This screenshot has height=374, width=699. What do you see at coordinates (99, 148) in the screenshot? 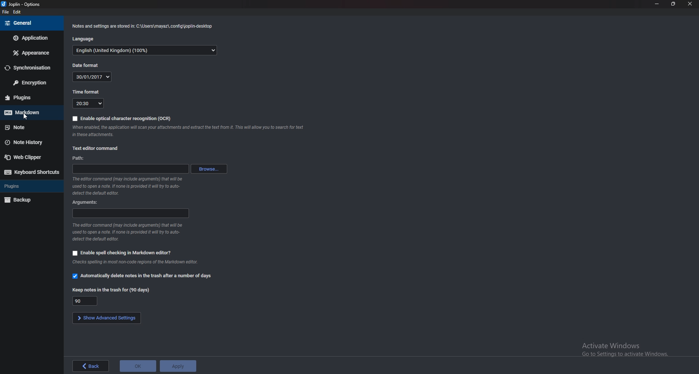
I see `Text editor command` at bounding box center [99, 148].